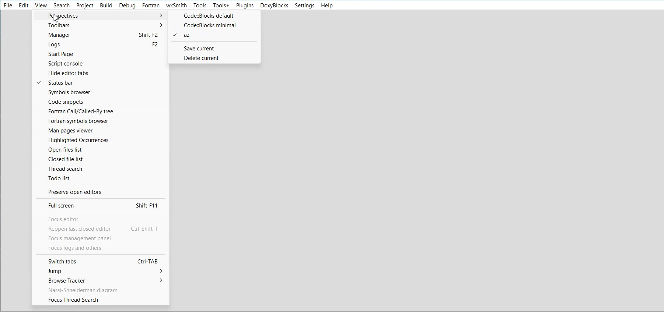 The image size is (664, 312). What do you see at coordinates (128, 6) in the screenshot?
I see `Debug` at bounding box center [128, 6].